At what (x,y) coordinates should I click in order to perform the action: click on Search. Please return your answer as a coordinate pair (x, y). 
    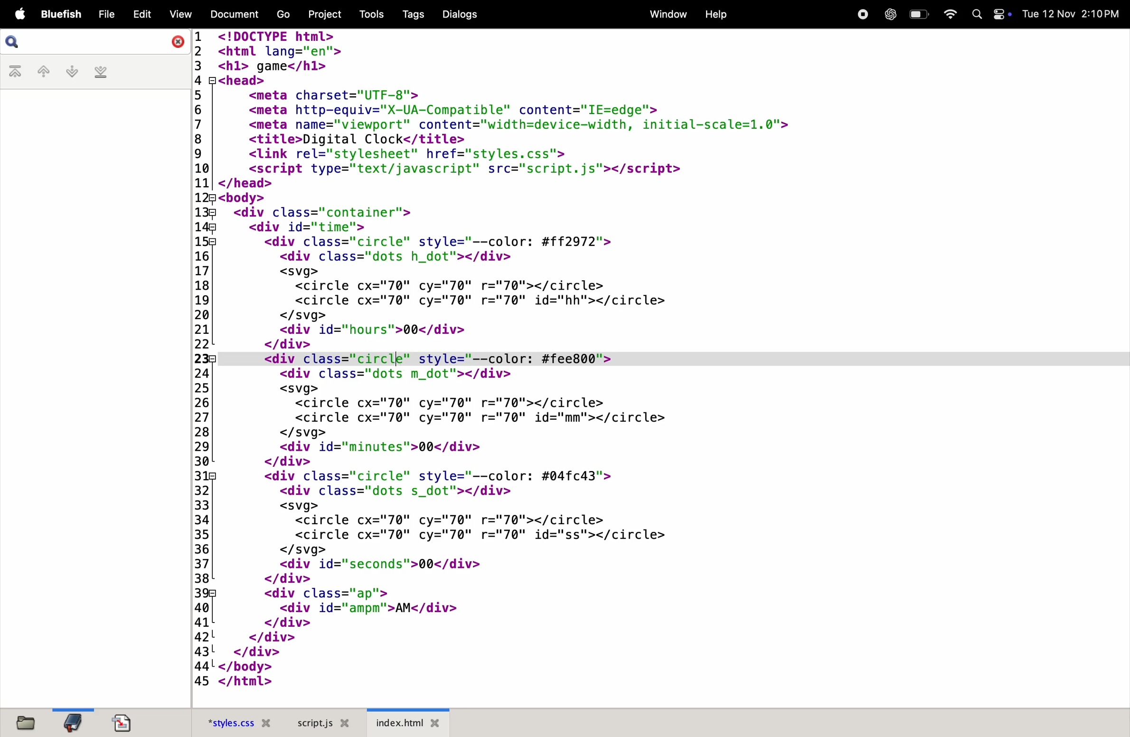
    Looking at the image, I should click on (978, 15).